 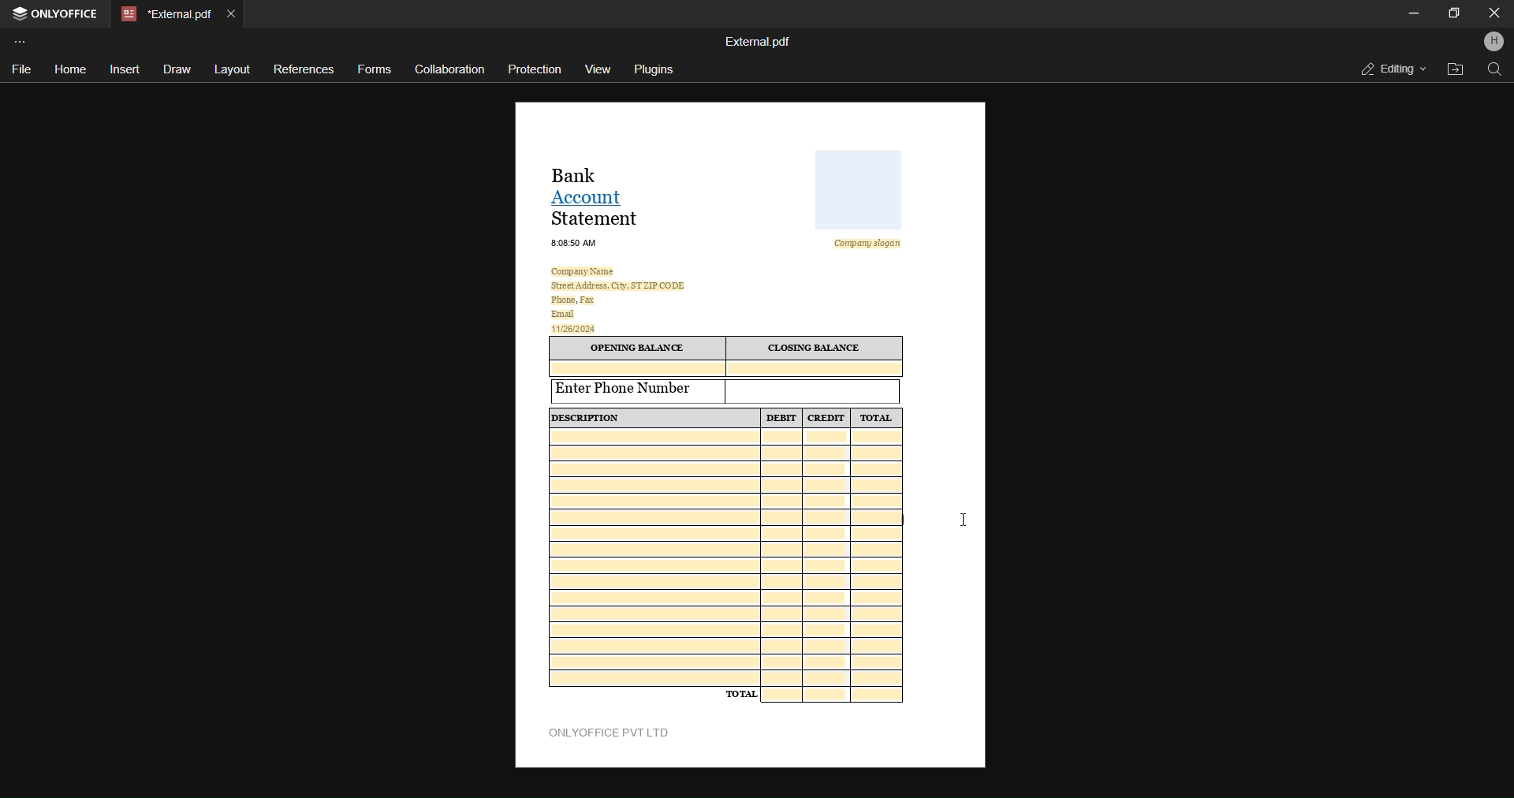 What do you see at coordinates (572, 300) in the screenshot?
I see `‘Phone, Fax` at bounding box center [572, 300].